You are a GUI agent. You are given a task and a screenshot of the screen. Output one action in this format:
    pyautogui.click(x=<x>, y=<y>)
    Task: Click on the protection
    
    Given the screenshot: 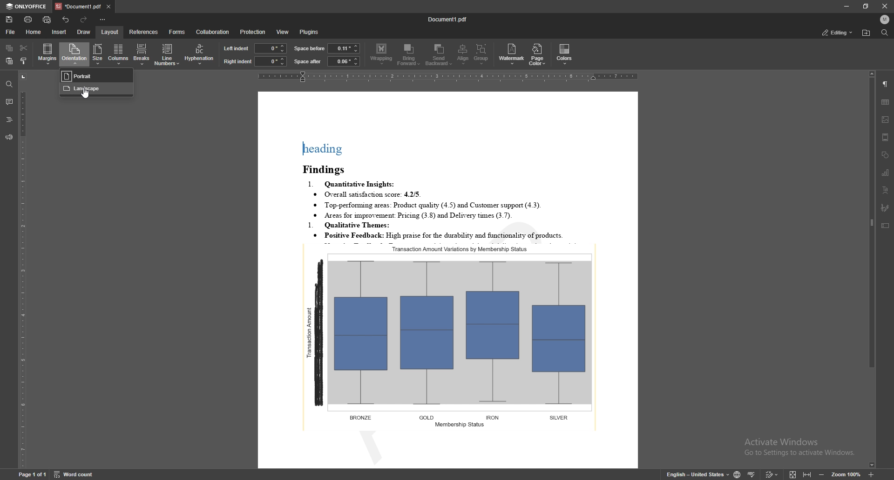 What is the action you would take?
    pyautogui.click(x=254, y=32)
    